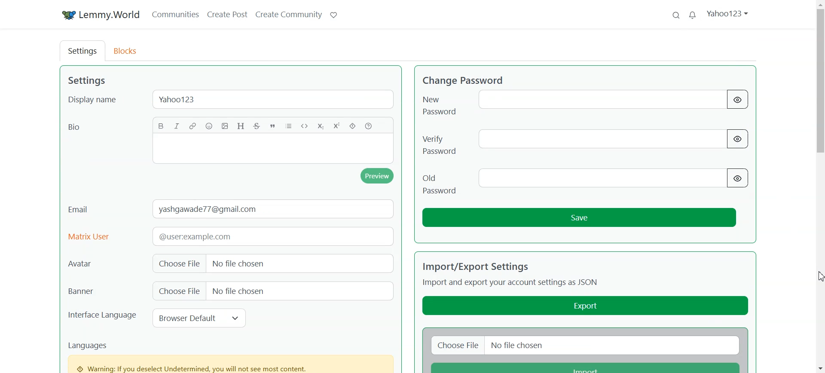 Image resolution: width=825 pixels, height=373 pixels. I want to click on Strikethrough, so click(257, 125).